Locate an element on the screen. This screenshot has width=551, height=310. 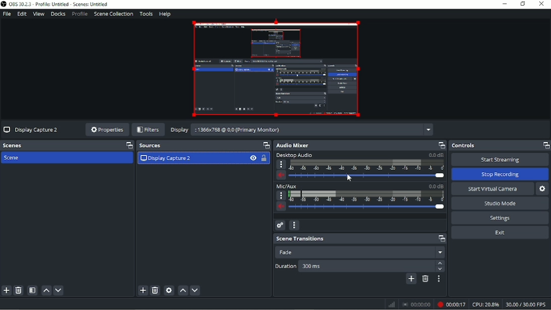
Controls is located at coordinates (500, 145).